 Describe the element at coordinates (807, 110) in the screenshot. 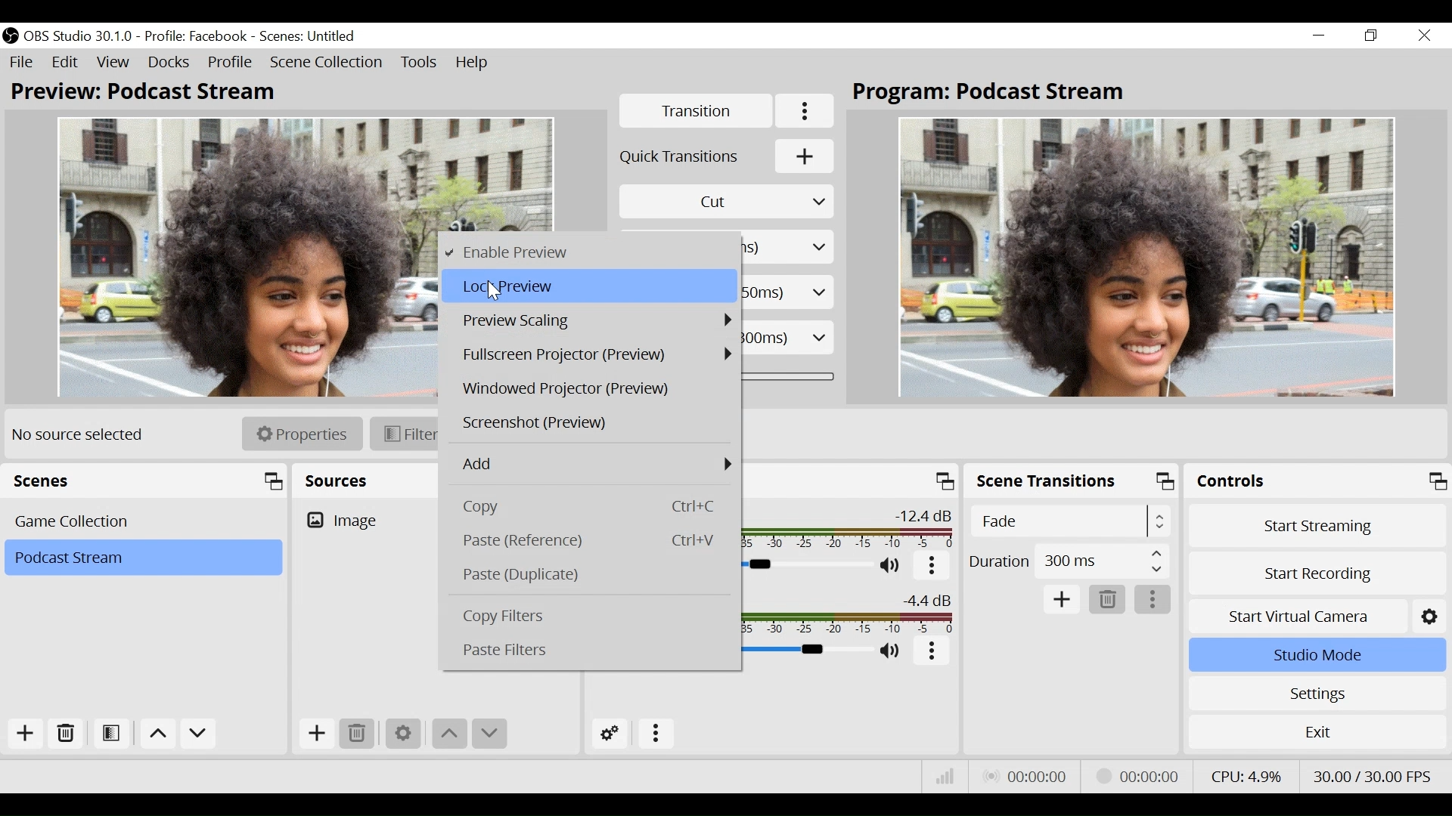

I see `More` at that location.